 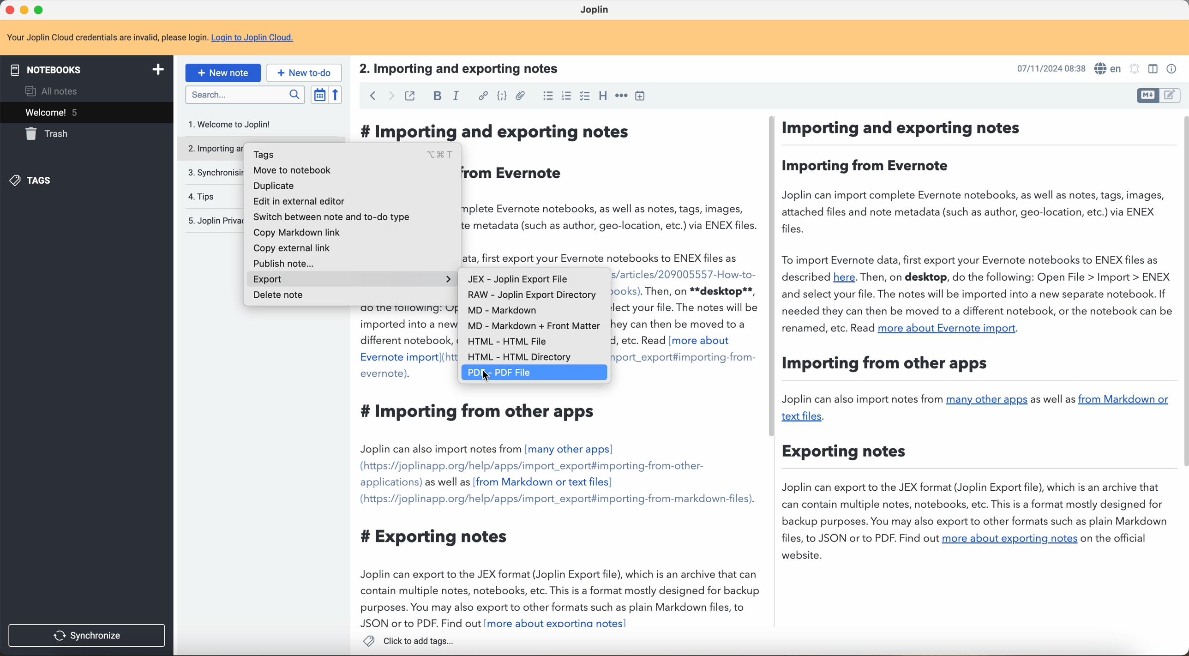 I want to click on Importing from other apps. Joplin can also import notes from many other apps..., so click(x=536, y=513).